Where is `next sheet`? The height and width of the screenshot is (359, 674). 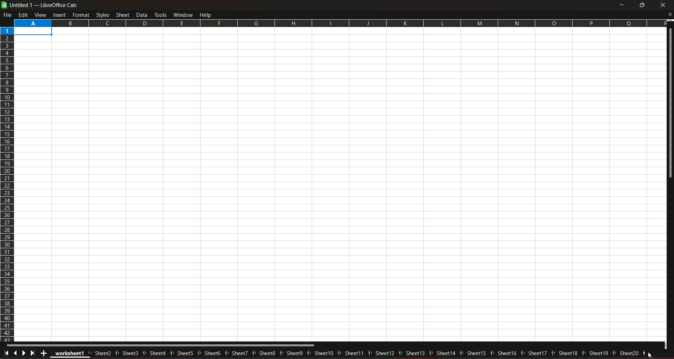
next sheet is located at coordinates (25, 353).